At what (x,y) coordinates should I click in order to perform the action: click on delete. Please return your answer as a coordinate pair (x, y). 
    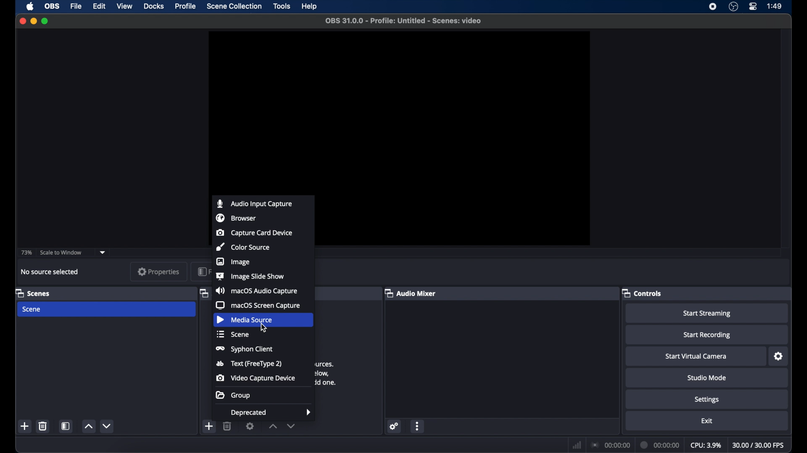
    Looking at the image, I should click on (43, 426).